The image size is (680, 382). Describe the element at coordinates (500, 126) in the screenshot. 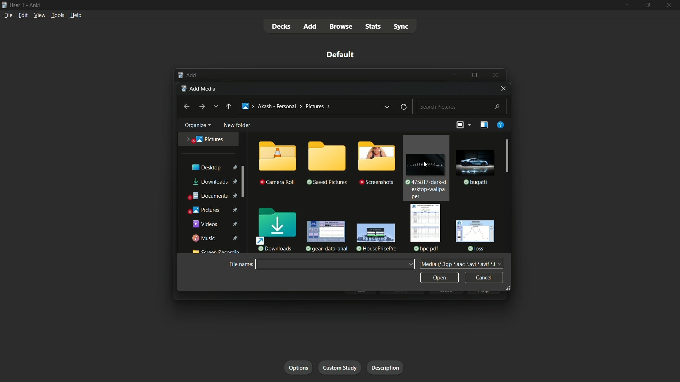

I see `get help` at that location.